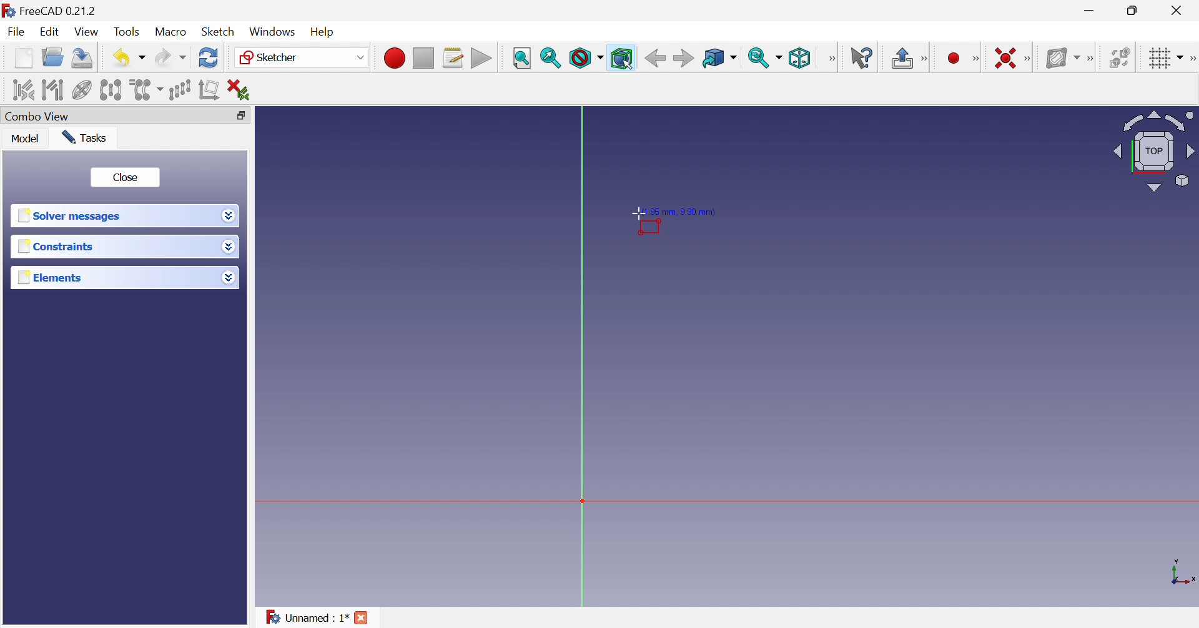 The image size is (1199, 628). What do you see at coordinates (395, 59) in the screenshot?
I see `Macro recording...` at bounding box center [395, 59].